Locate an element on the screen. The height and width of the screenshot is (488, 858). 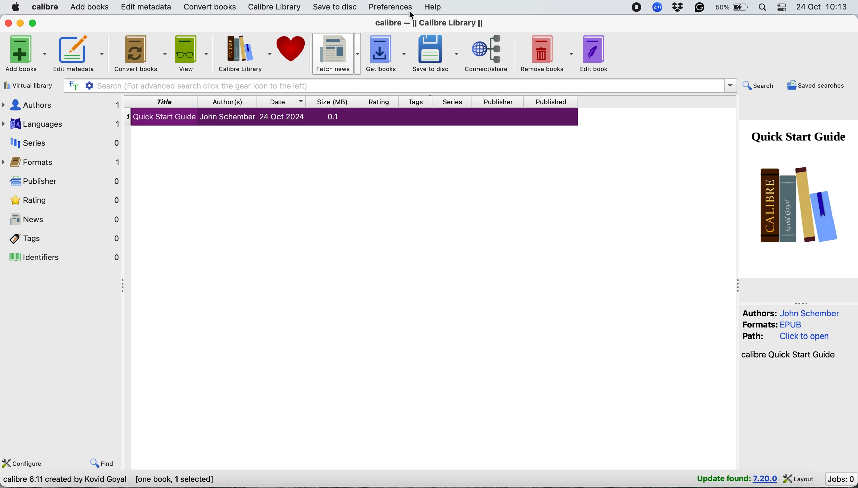
rating is located at coordinates (378, 102).